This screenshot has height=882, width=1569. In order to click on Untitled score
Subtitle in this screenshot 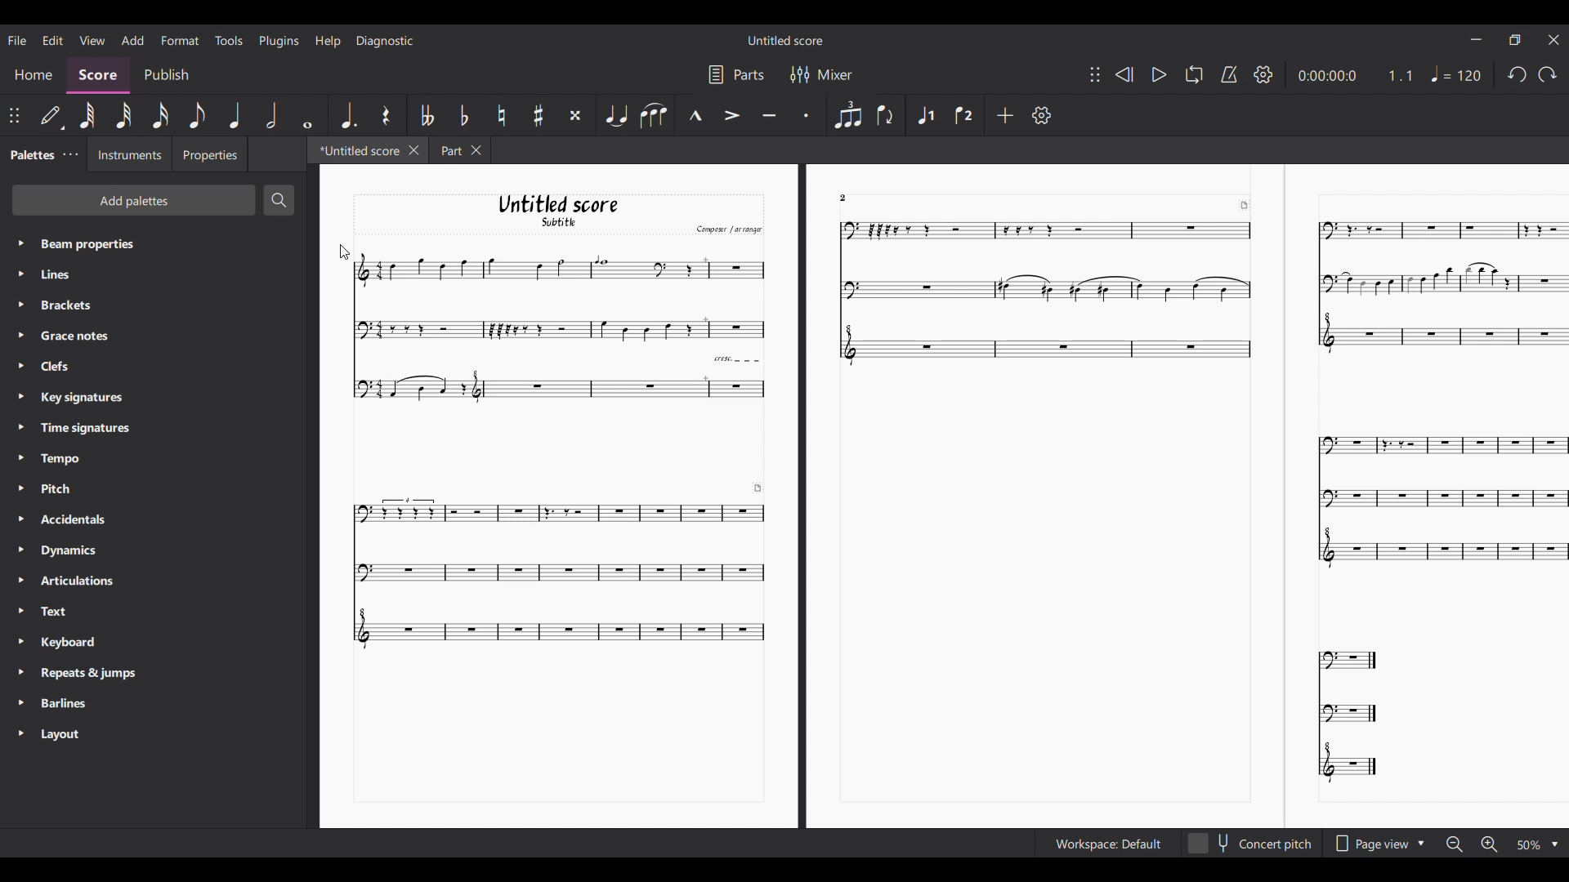, I will do `click(557, 212)`.